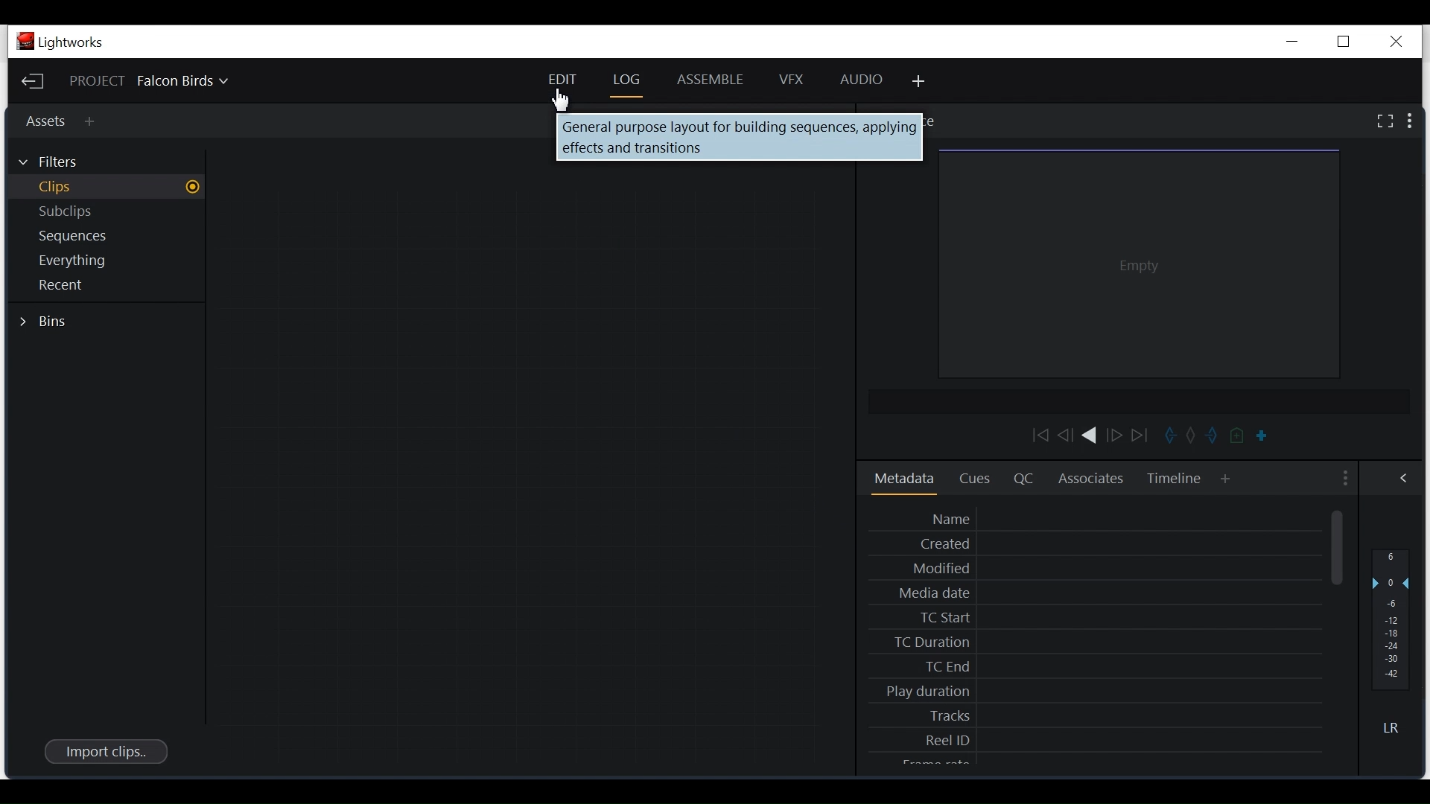  What do you see at coordinates (738, 138) in the screenshot?
I see `Clip Thumbnail` at bounding box center [738, 138].